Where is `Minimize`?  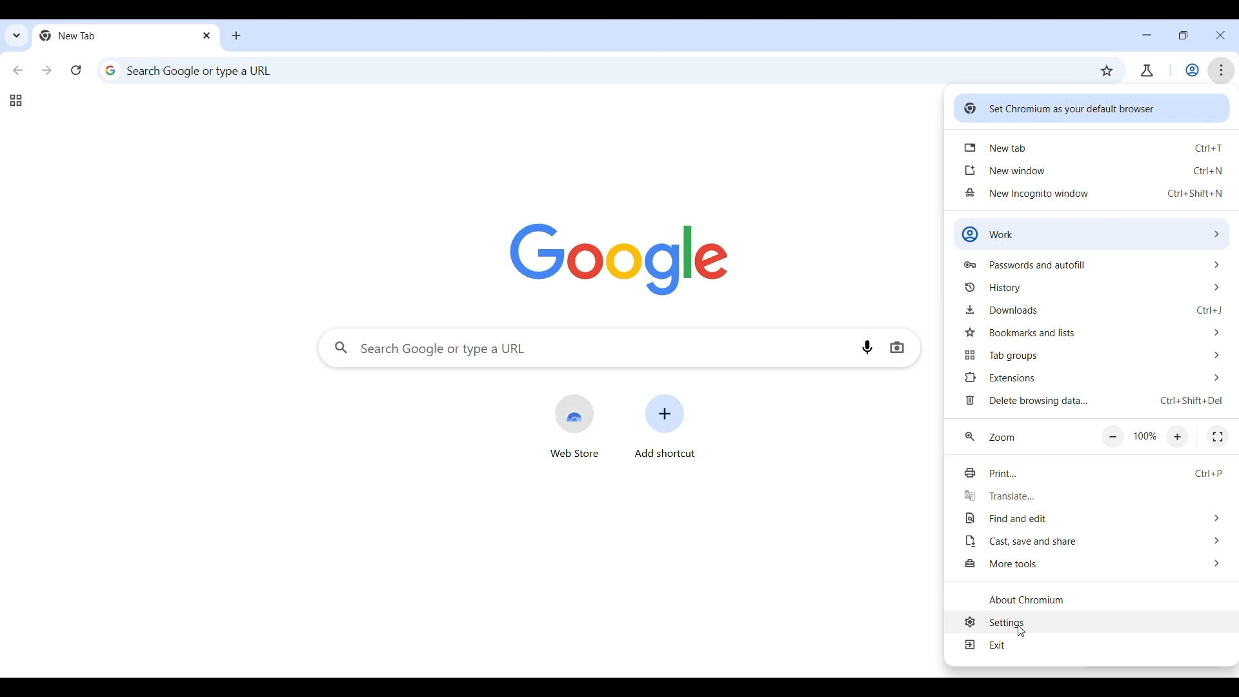
Minimize is located at coordinates (1147, 35).